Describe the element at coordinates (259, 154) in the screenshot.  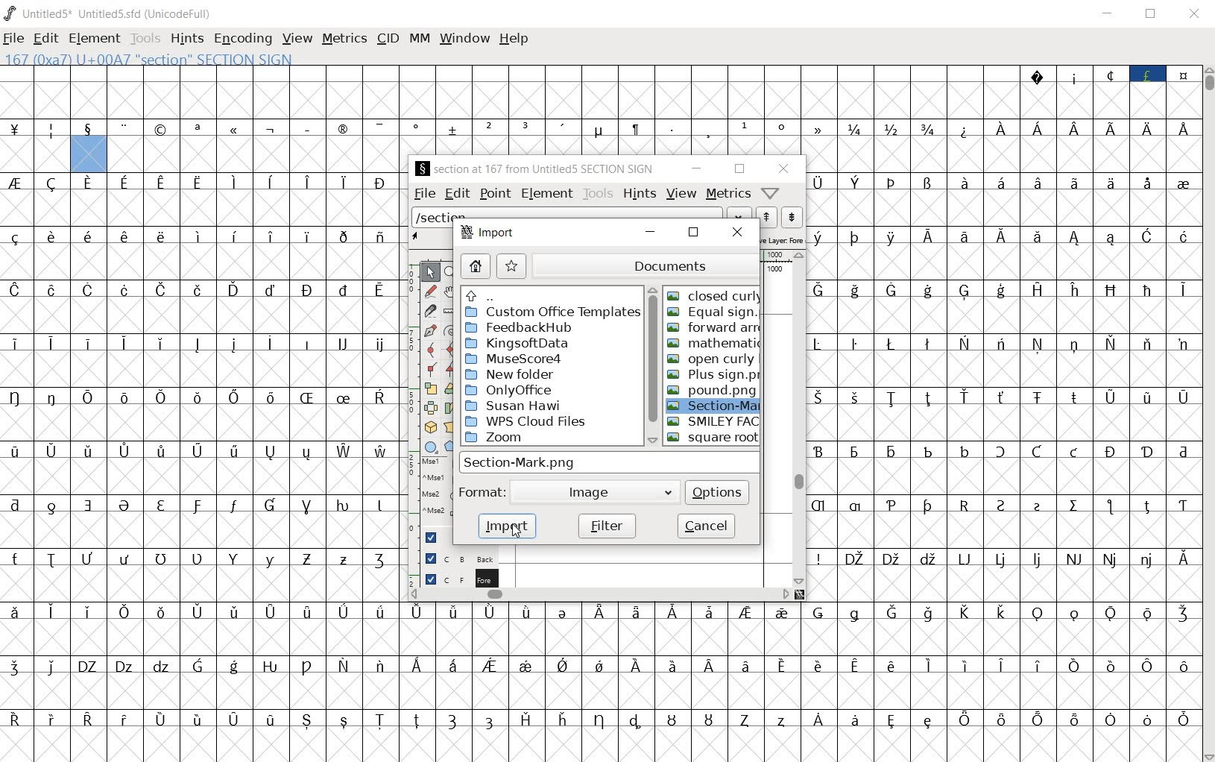
I see `empty cells` at that location.